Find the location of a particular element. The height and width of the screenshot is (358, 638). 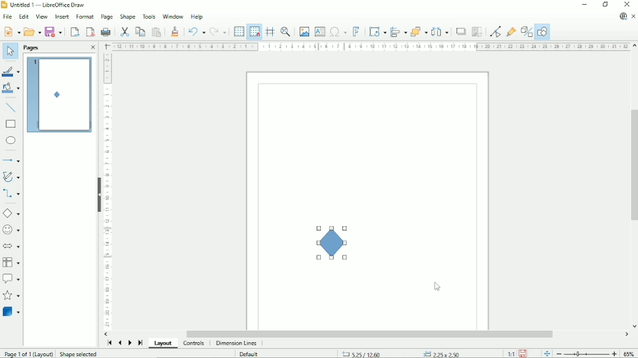

Controls is located at coordinates (195, 343).